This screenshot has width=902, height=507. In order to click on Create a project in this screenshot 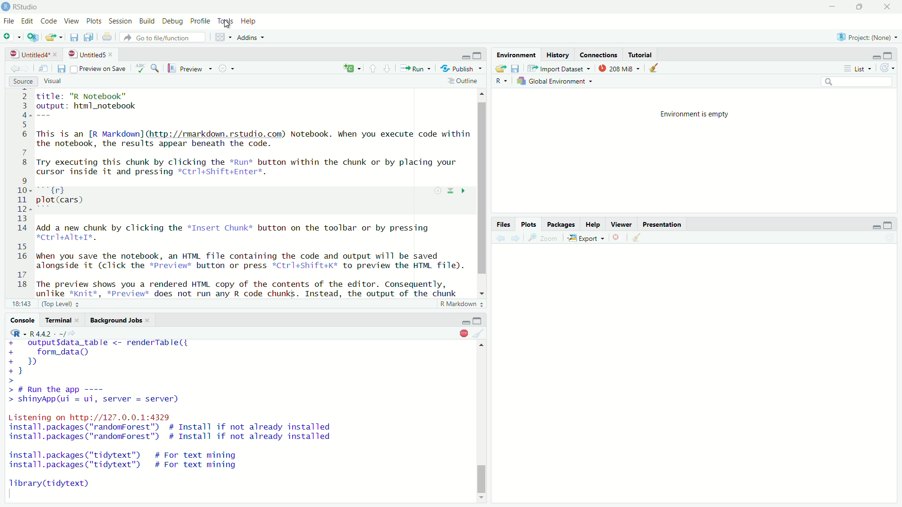, I will do `click(33, 37)`.